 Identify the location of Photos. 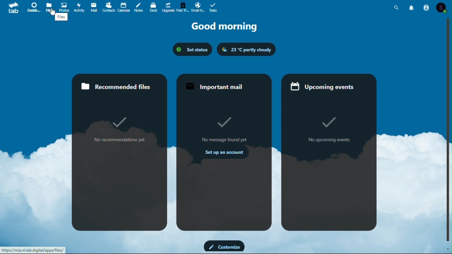
(64, 7).